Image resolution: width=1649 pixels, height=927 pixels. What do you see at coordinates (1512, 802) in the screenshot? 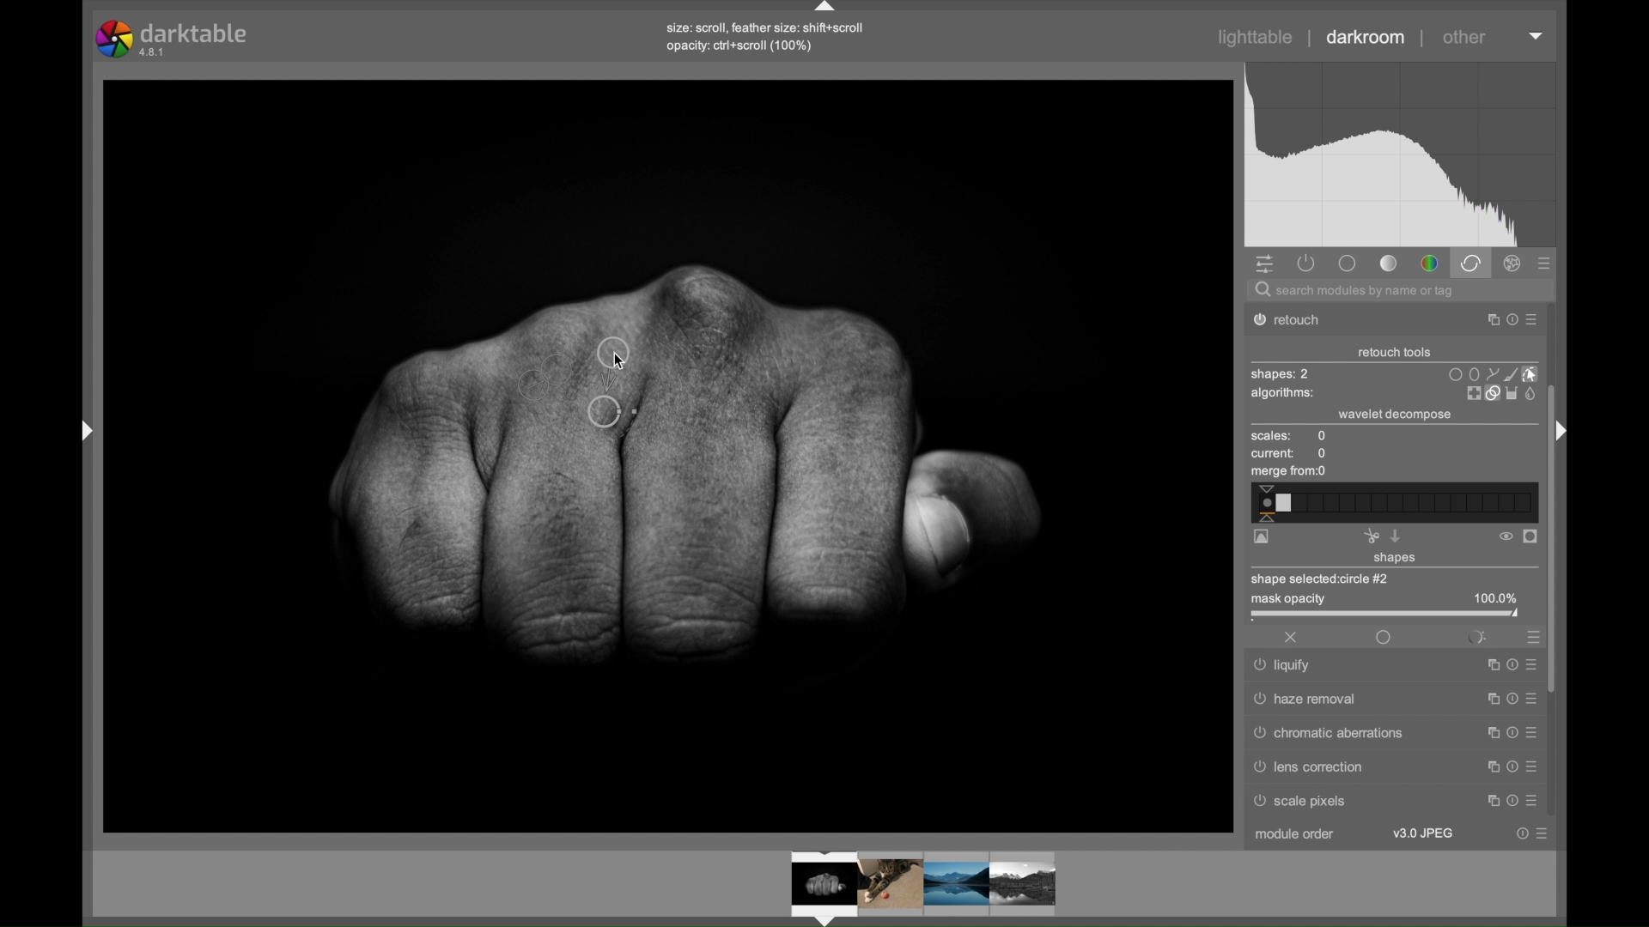
I see `help` at bounding box center [1512, 802].